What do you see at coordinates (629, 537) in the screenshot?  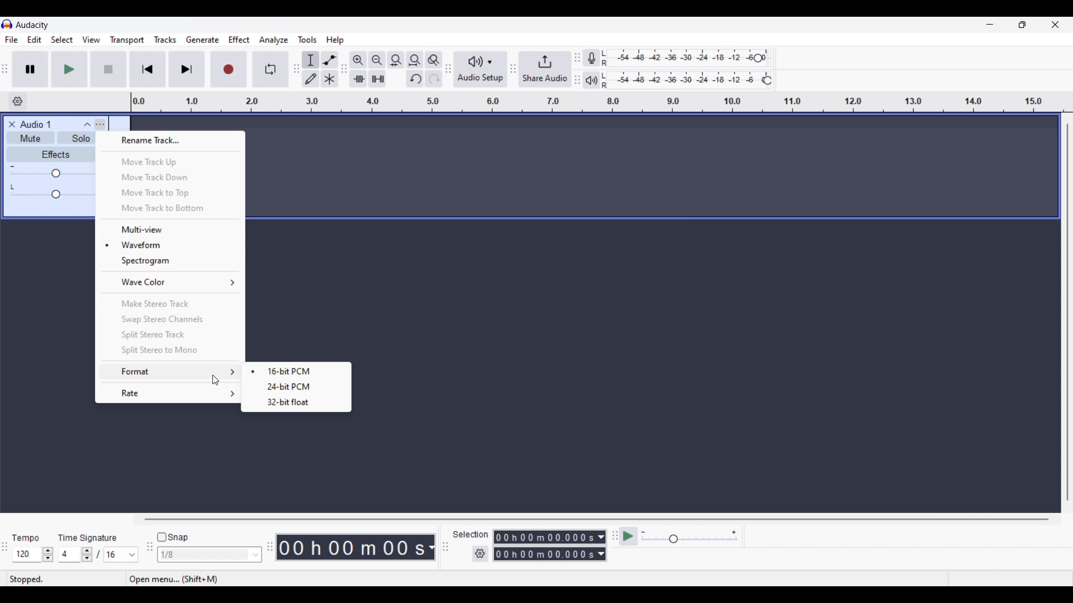 I see `Play-at-speed/Play-at-speed oncce` at bounding box center [629, 537].